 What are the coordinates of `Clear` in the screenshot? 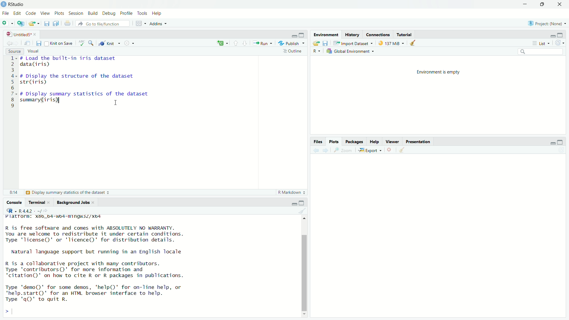 It's located at (403, 150).